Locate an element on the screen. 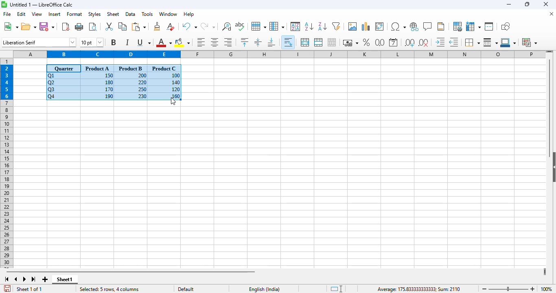 This screenshot has height=293, width=556. horizontal scroll bar is located at coordinates (130, 271).